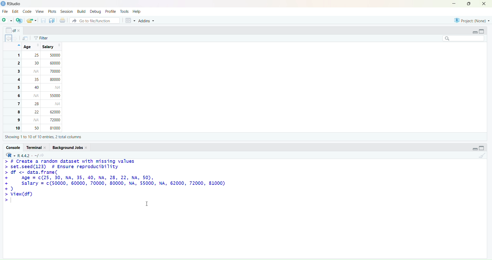  I want to click on close, so click(483, 4).